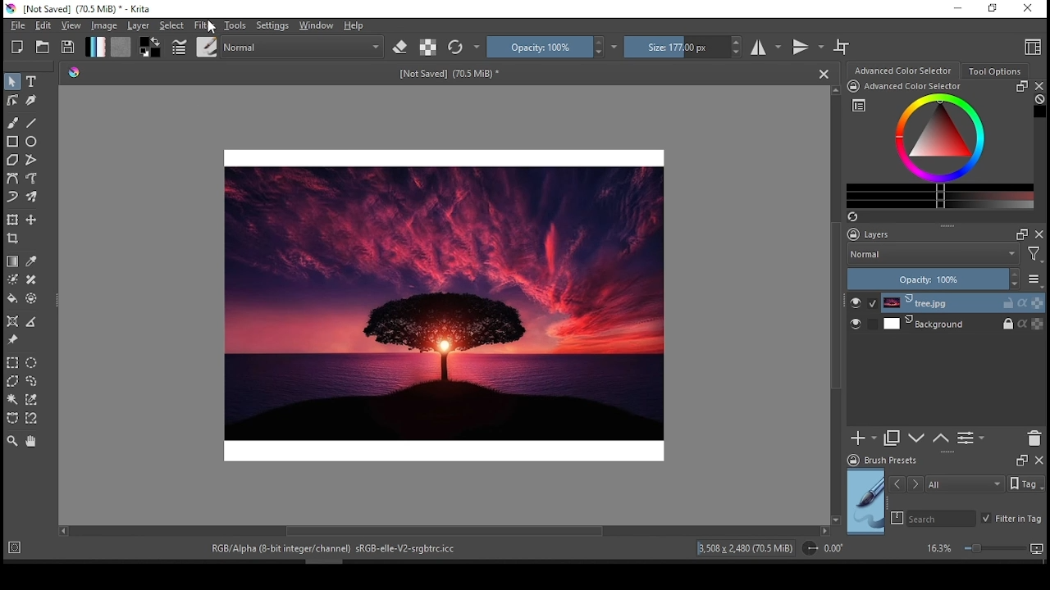 This screenshot has width=1050, height=590. Describe the element at coordinates (14, 419) in the screenshot. I see `bezier curve selection tool` at that location.